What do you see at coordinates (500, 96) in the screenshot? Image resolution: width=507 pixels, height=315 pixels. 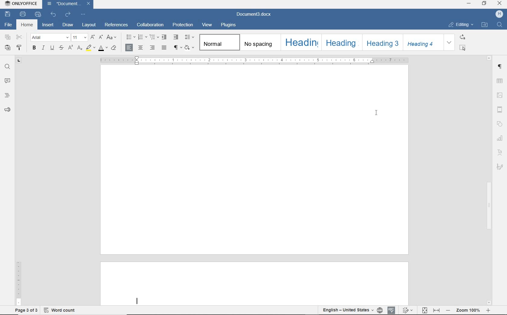 I see `IMAGE` at bounding box center [500, 96].